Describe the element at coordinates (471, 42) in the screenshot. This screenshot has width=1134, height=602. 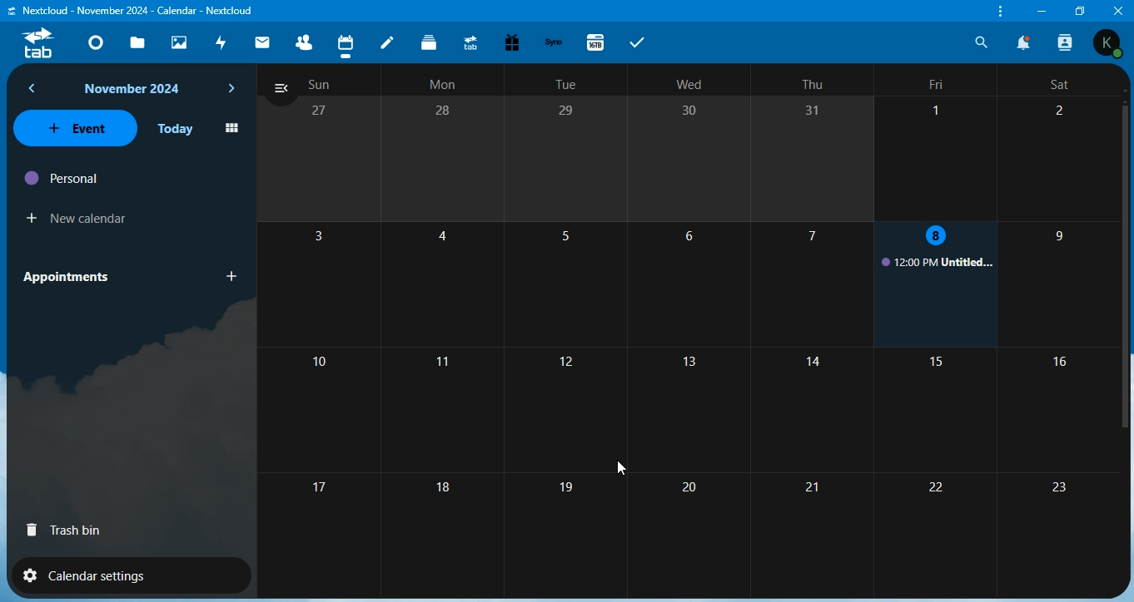
I see `upgrade` at that location.